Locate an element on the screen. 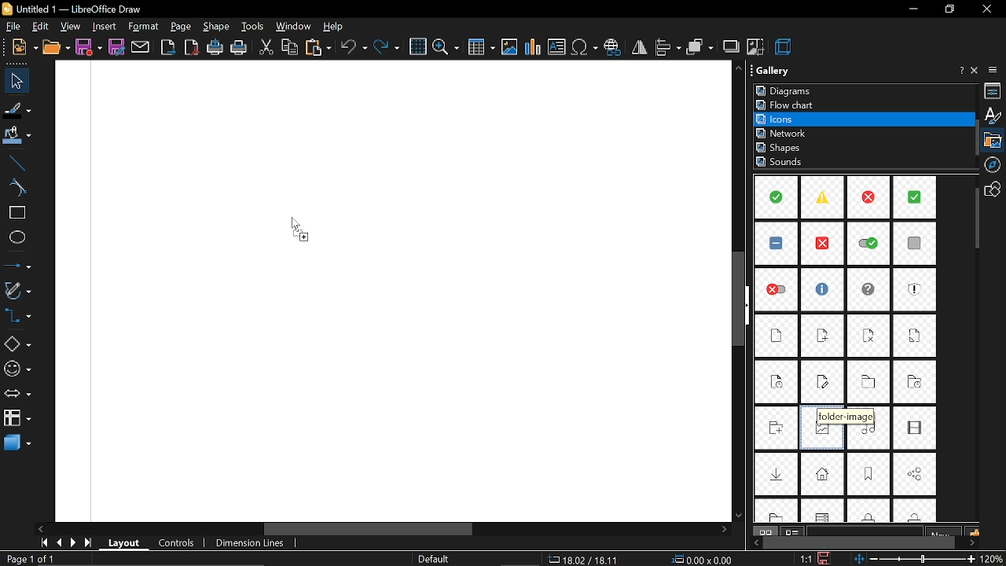 The width and height of the screenshot is (1006, 566). new is located at coordinates (20, 46).